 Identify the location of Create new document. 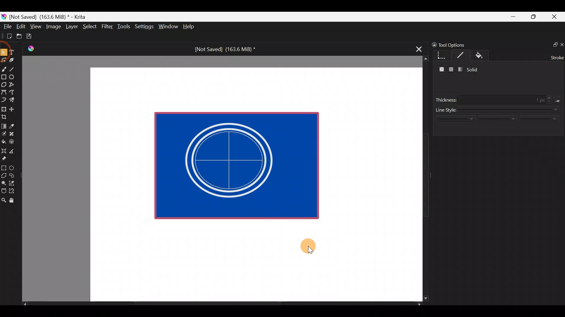
(7, 36).